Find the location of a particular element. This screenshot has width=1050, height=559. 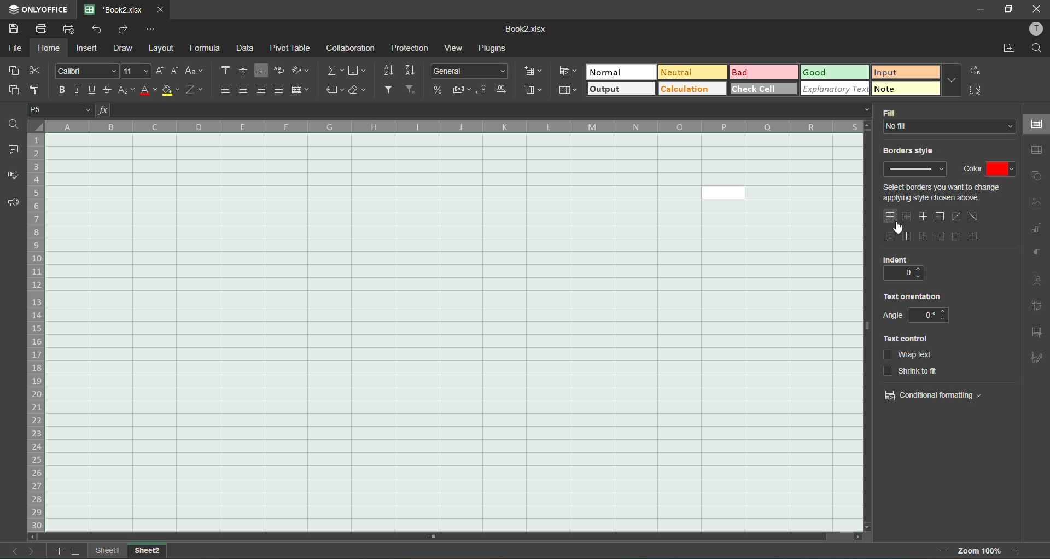

shrink to fit is located at coordinates (913, 372).